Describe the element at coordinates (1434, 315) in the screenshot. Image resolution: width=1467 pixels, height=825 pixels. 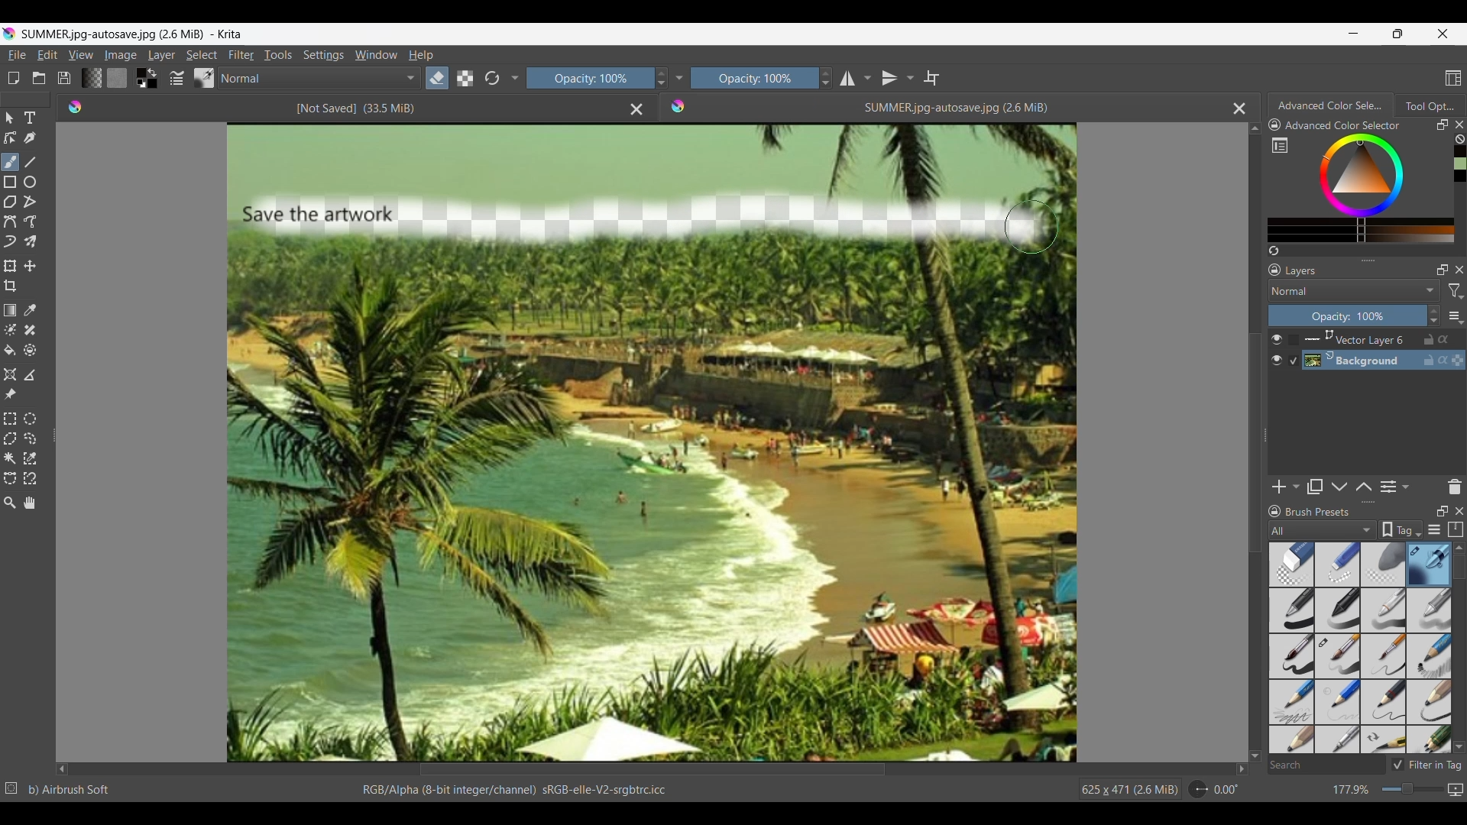
I see `Increase/Decrease opacity` at that location.